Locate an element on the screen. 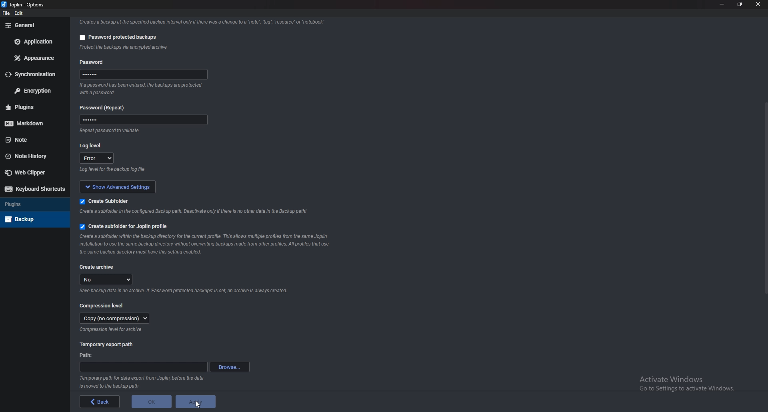 The height and width of the screenshot is (412, 768). password (repeat) is located at coordinates (105, 107).